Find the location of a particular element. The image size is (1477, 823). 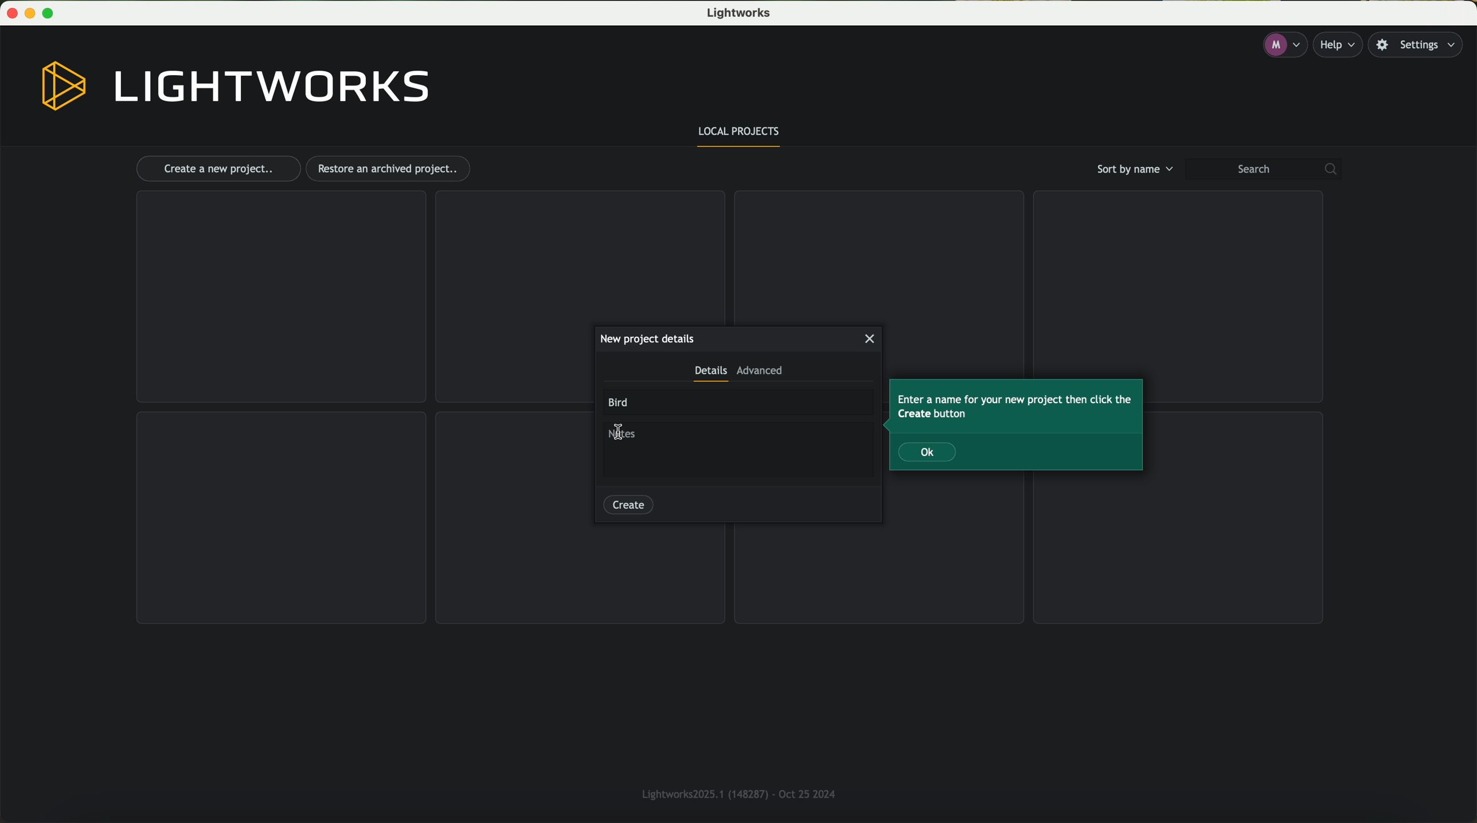

grid is located at coordinates (877, 255).